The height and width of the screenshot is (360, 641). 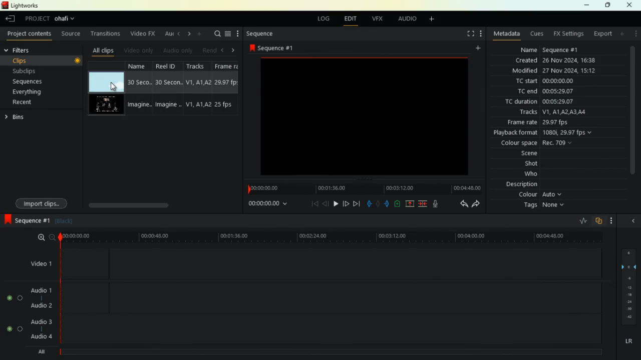 What do you see at coordinates (13, 329) in the screenshot?
I see `on` at bounding box center [13, 329].